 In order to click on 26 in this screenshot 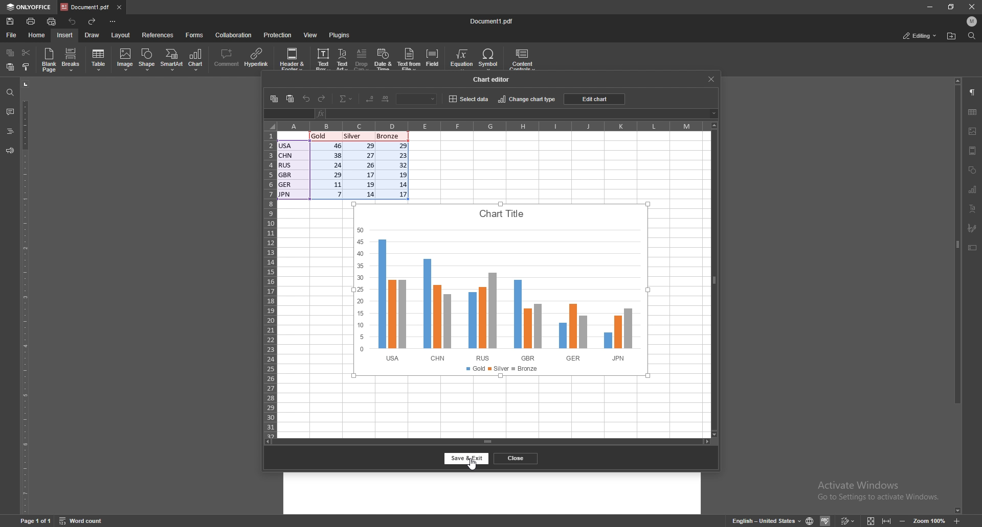, I will do `click(367, 164)`.